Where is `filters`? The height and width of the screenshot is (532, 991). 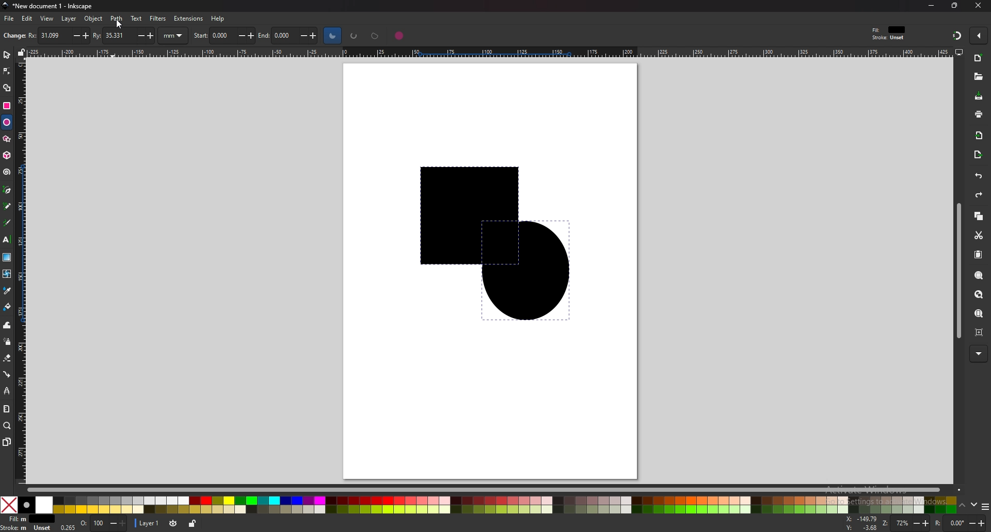
filters is located at coordinates (158, 19).